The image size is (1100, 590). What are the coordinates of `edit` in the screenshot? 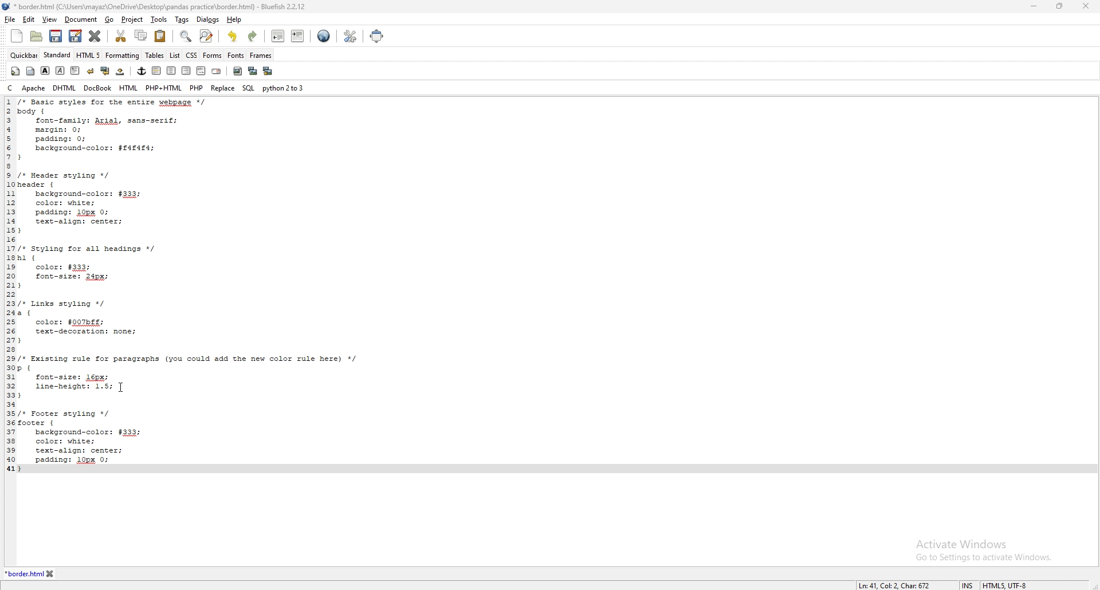 It's located at (29, 19).